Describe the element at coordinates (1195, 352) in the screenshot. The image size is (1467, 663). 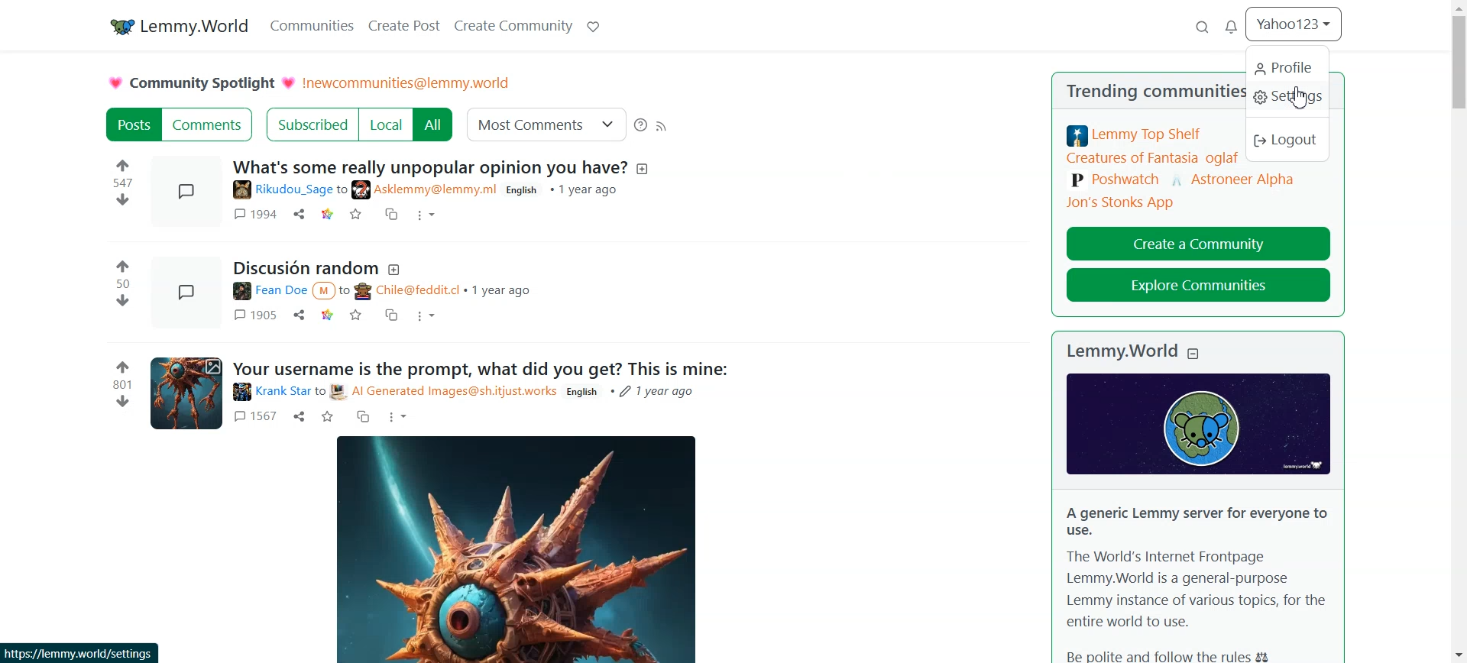
I see `Collapse` at that location.